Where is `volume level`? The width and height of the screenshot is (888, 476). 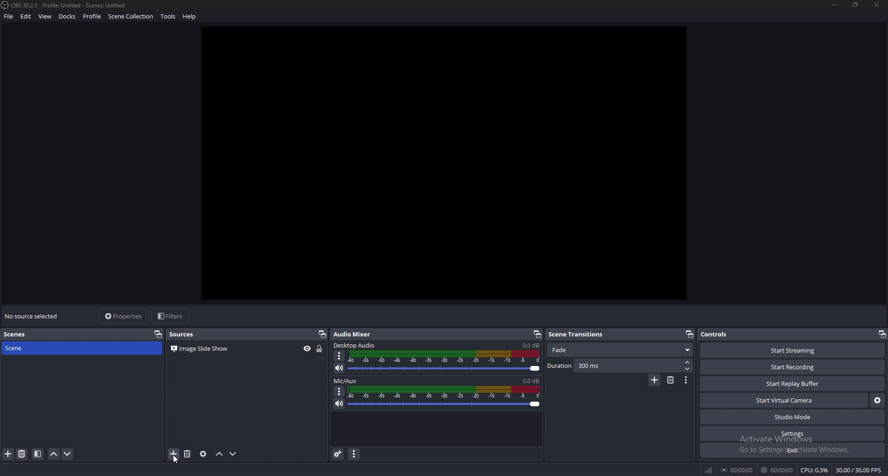 volume level is located at coordinates (530, 345).